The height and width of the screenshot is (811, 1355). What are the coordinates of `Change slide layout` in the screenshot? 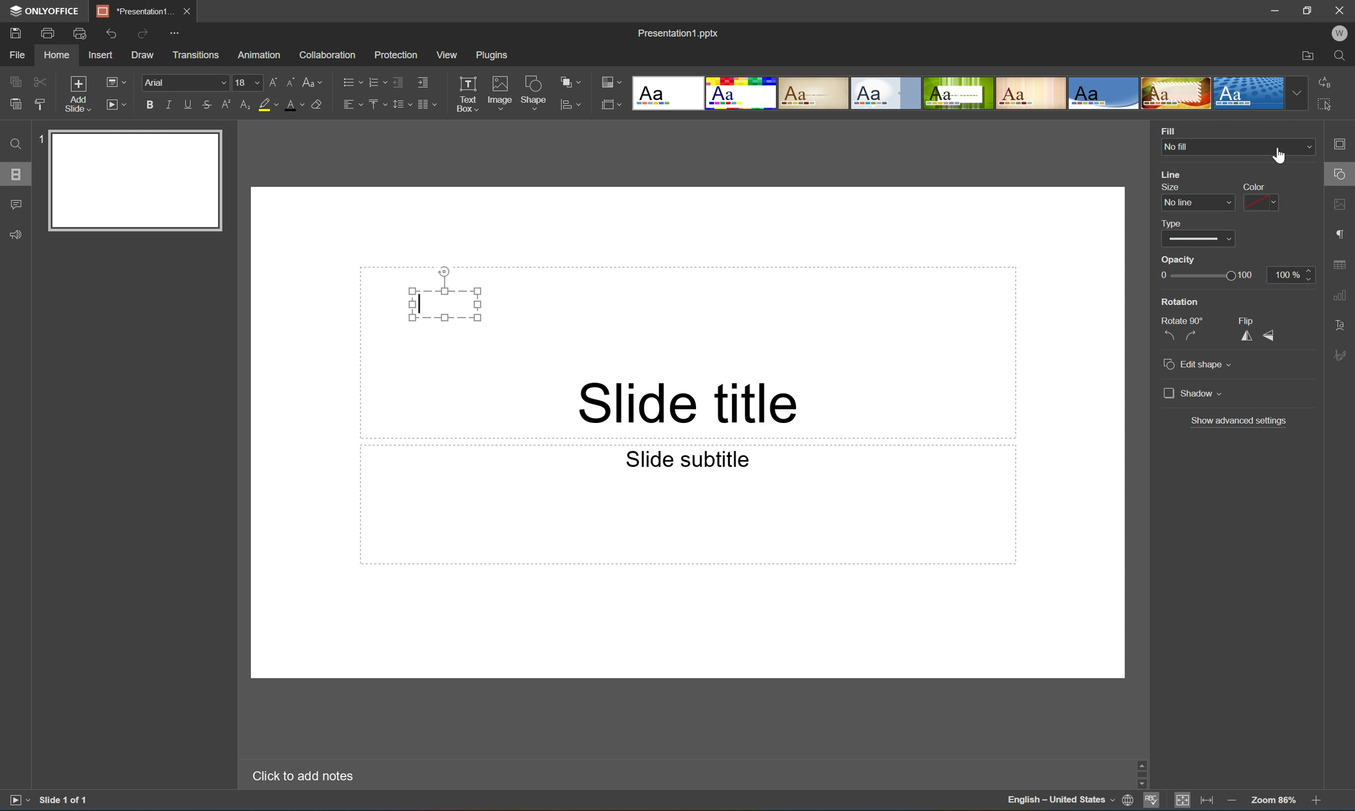 It's located at (114, 80).